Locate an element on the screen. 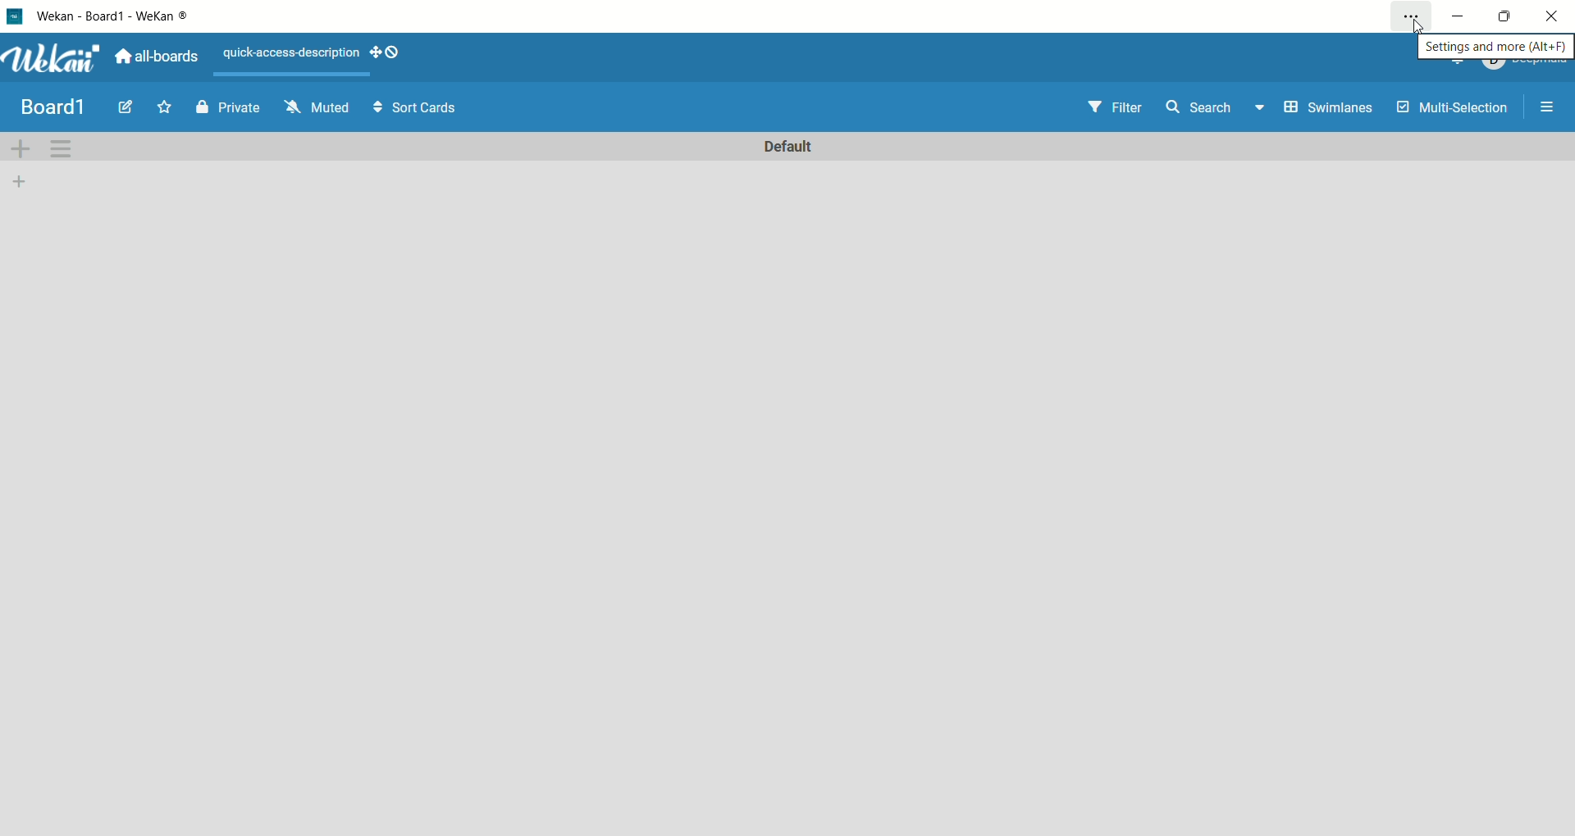  edit is located at coordinates (129, 111).